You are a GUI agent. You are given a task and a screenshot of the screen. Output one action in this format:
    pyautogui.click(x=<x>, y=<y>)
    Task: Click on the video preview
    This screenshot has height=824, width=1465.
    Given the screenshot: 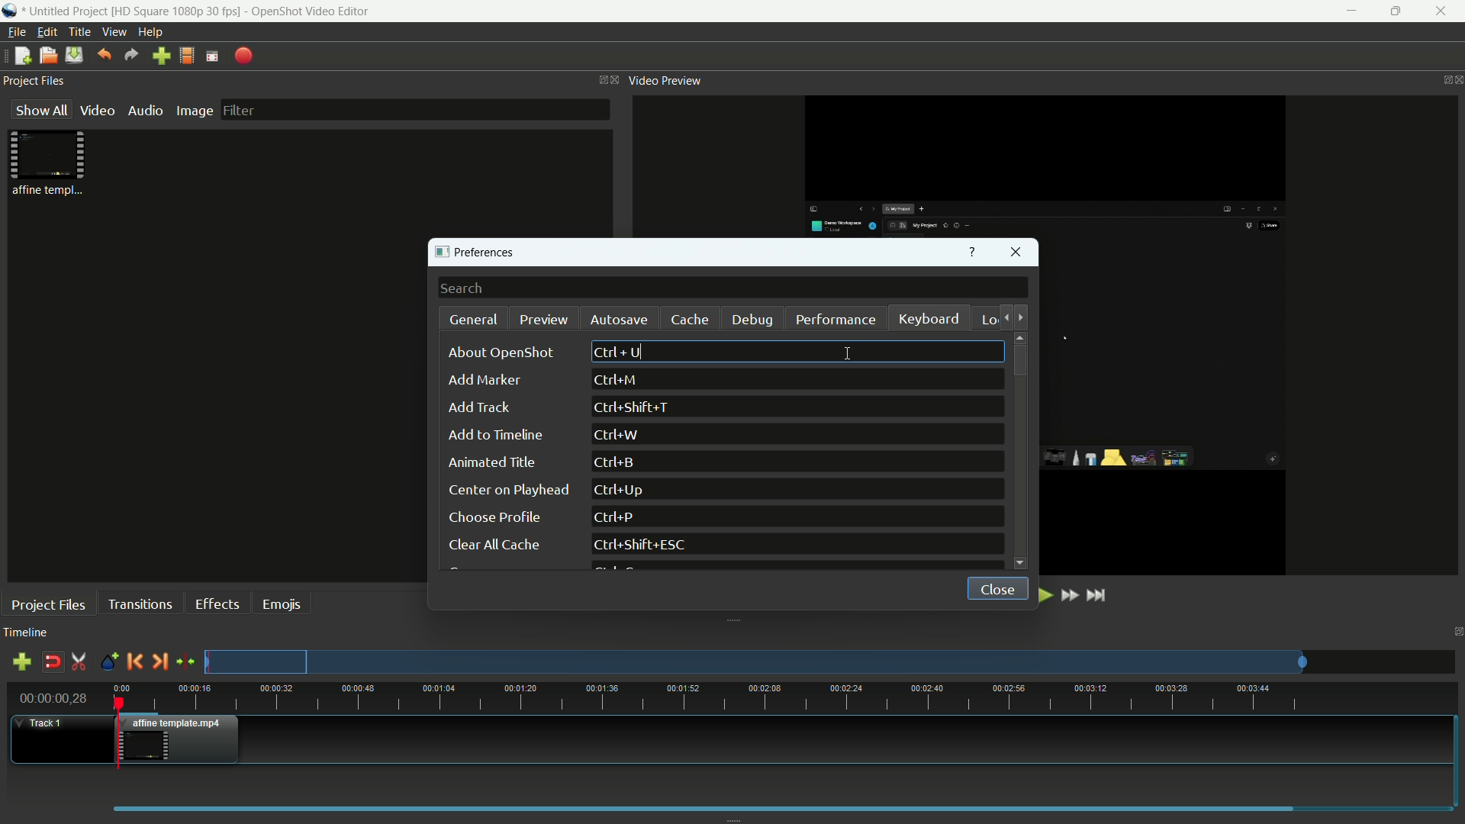 What is the action you would take?
    pyautogui.click(x=666, y=81)
    